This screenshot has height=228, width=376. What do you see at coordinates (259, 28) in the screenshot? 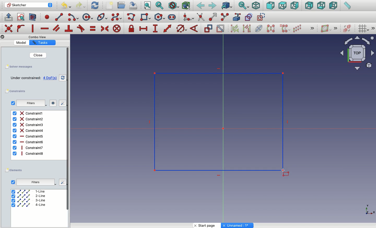
I see `Internal geometry ` at bounding box center [259, 28].